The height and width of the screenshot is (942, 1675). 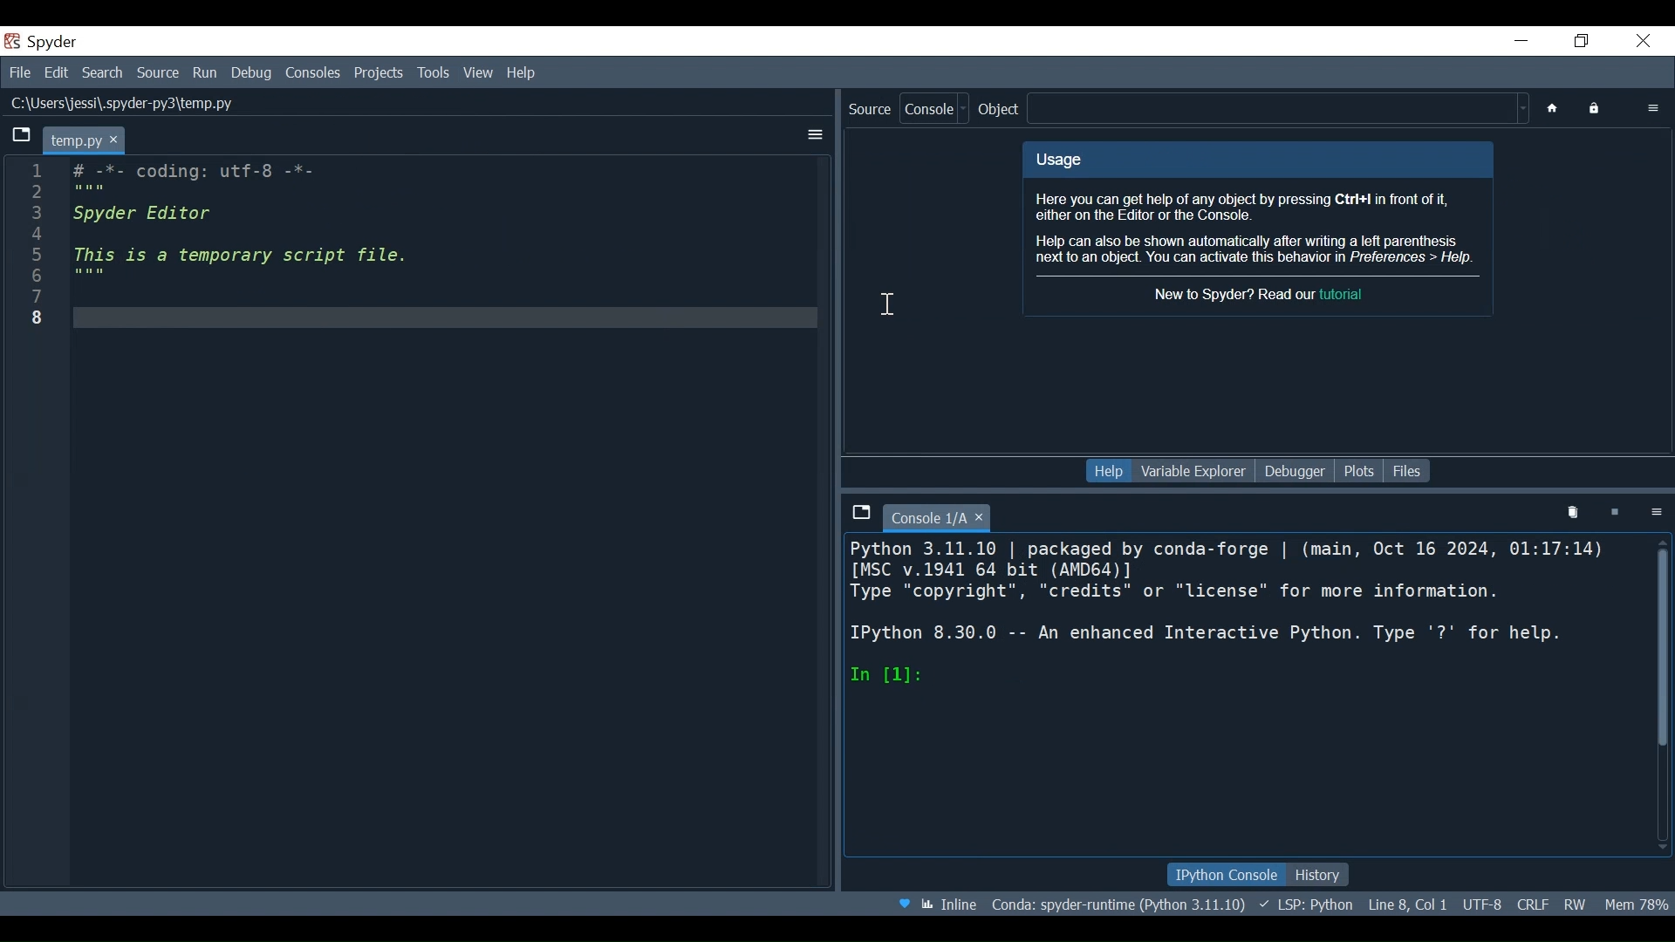 I want to click on Lock, so click(x=1594, y=107).